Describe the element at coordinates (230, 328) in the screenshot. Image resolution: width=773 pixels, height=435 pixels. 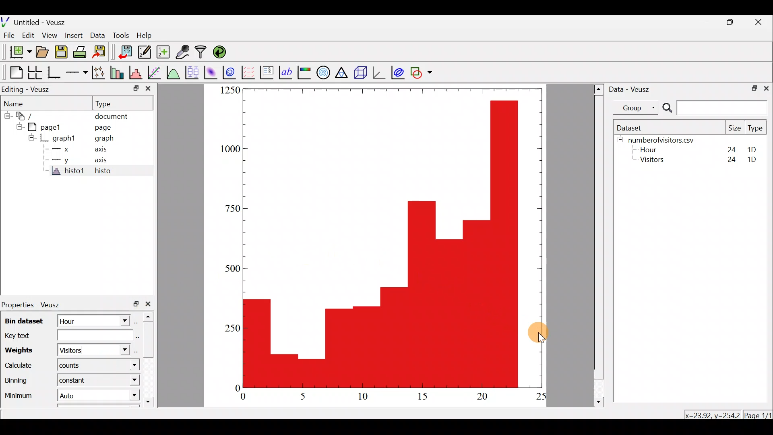
I see `250` at that location.